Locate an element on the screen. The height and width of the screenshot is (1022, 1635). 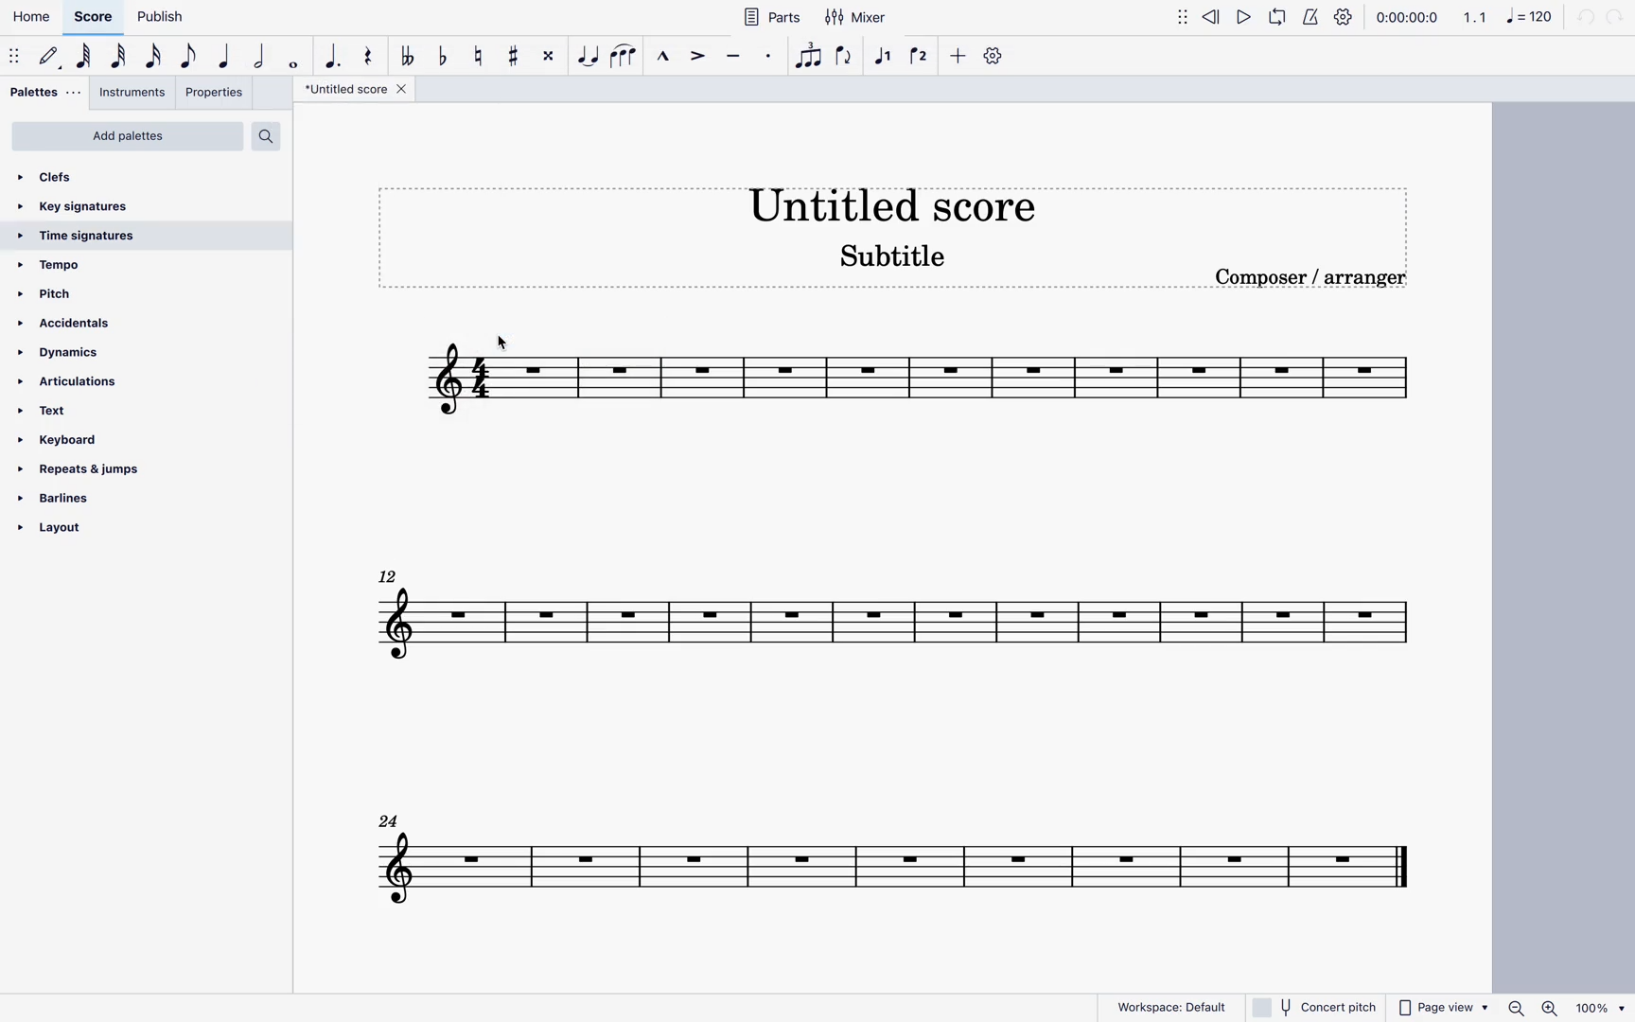
eight note is located at coordinates (186, 60).